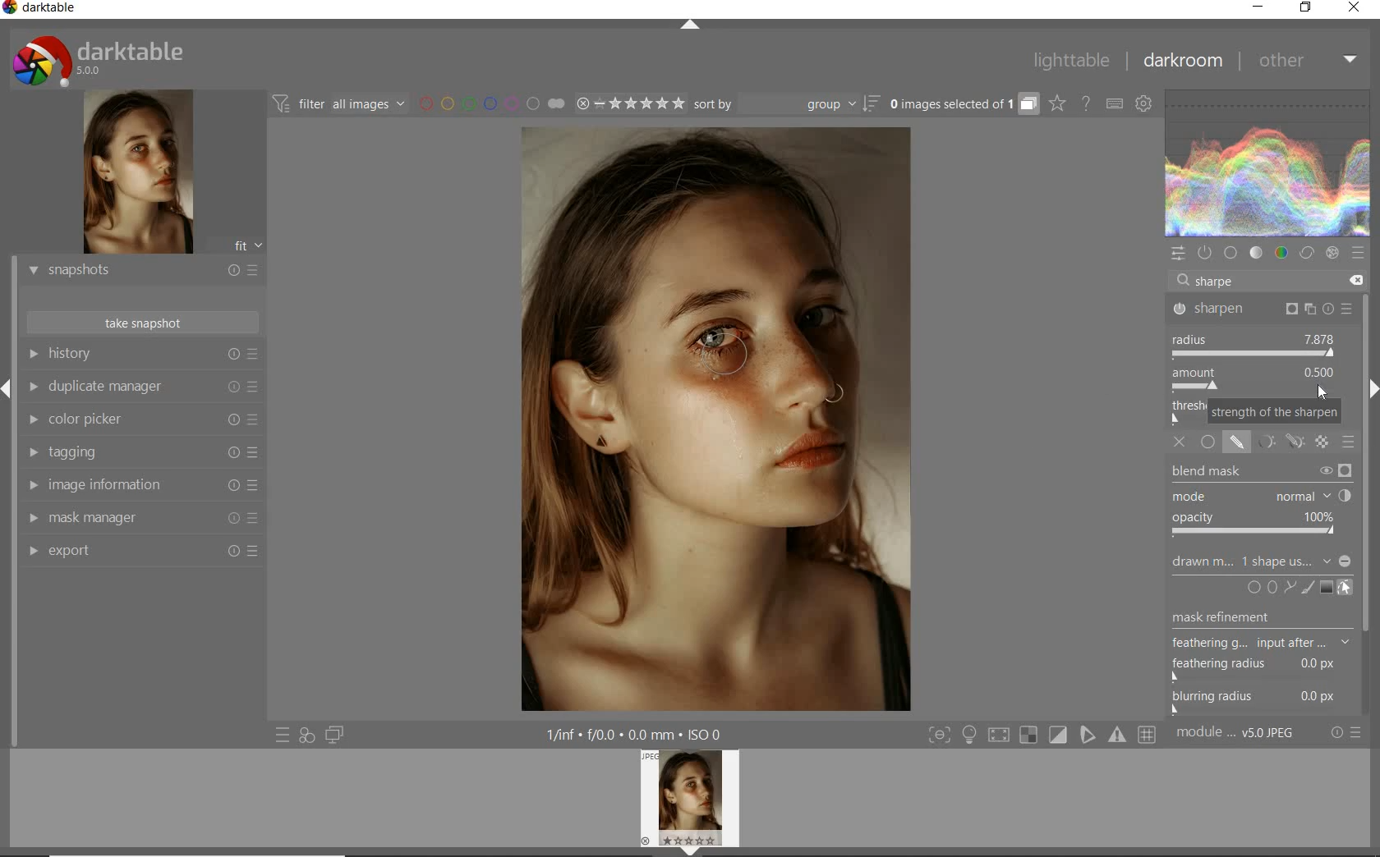 This screenshot has width=1380, height=857. I want to click on darkroom, so click(1184, 63).